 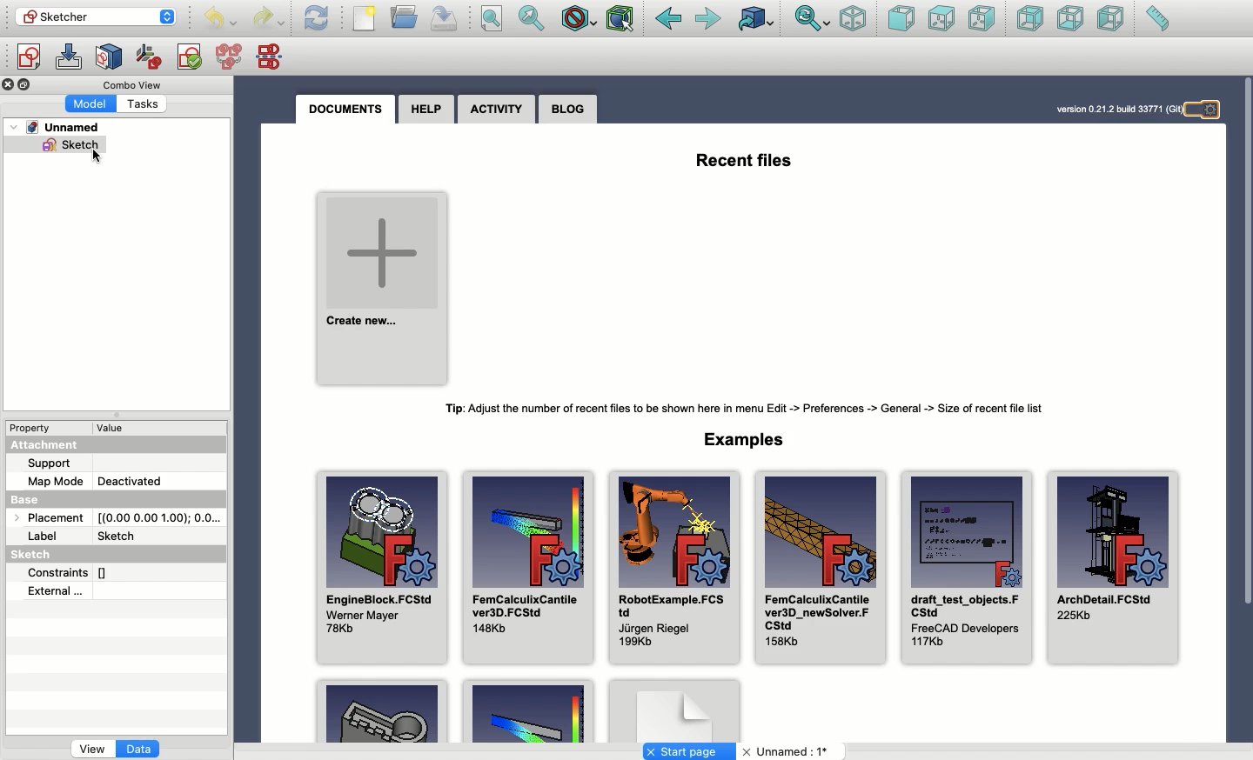 I want to click on Key Object, so click(x=382, y=710).